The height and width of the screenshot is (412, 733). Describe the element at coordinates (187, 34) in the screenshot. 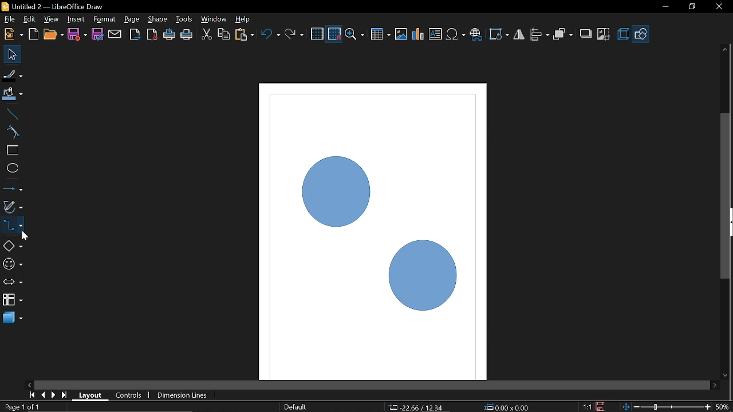

I see `Print` at that location.